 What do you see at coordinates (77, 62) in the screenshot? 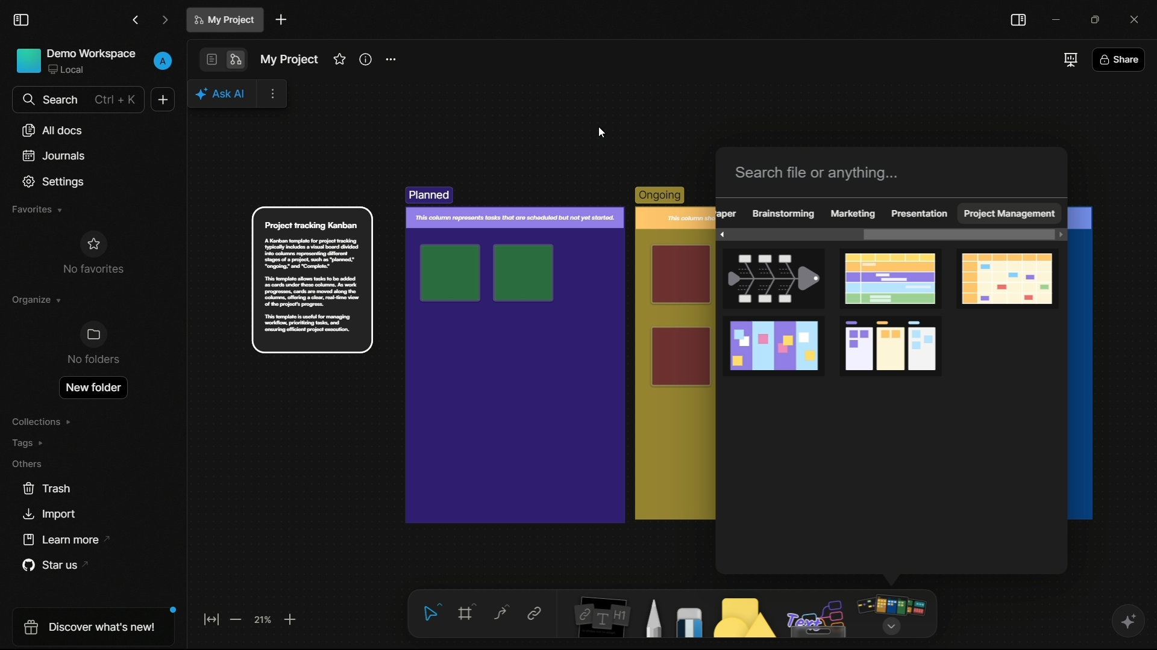
I see `demo workspace` at bounding box center [77, 62].